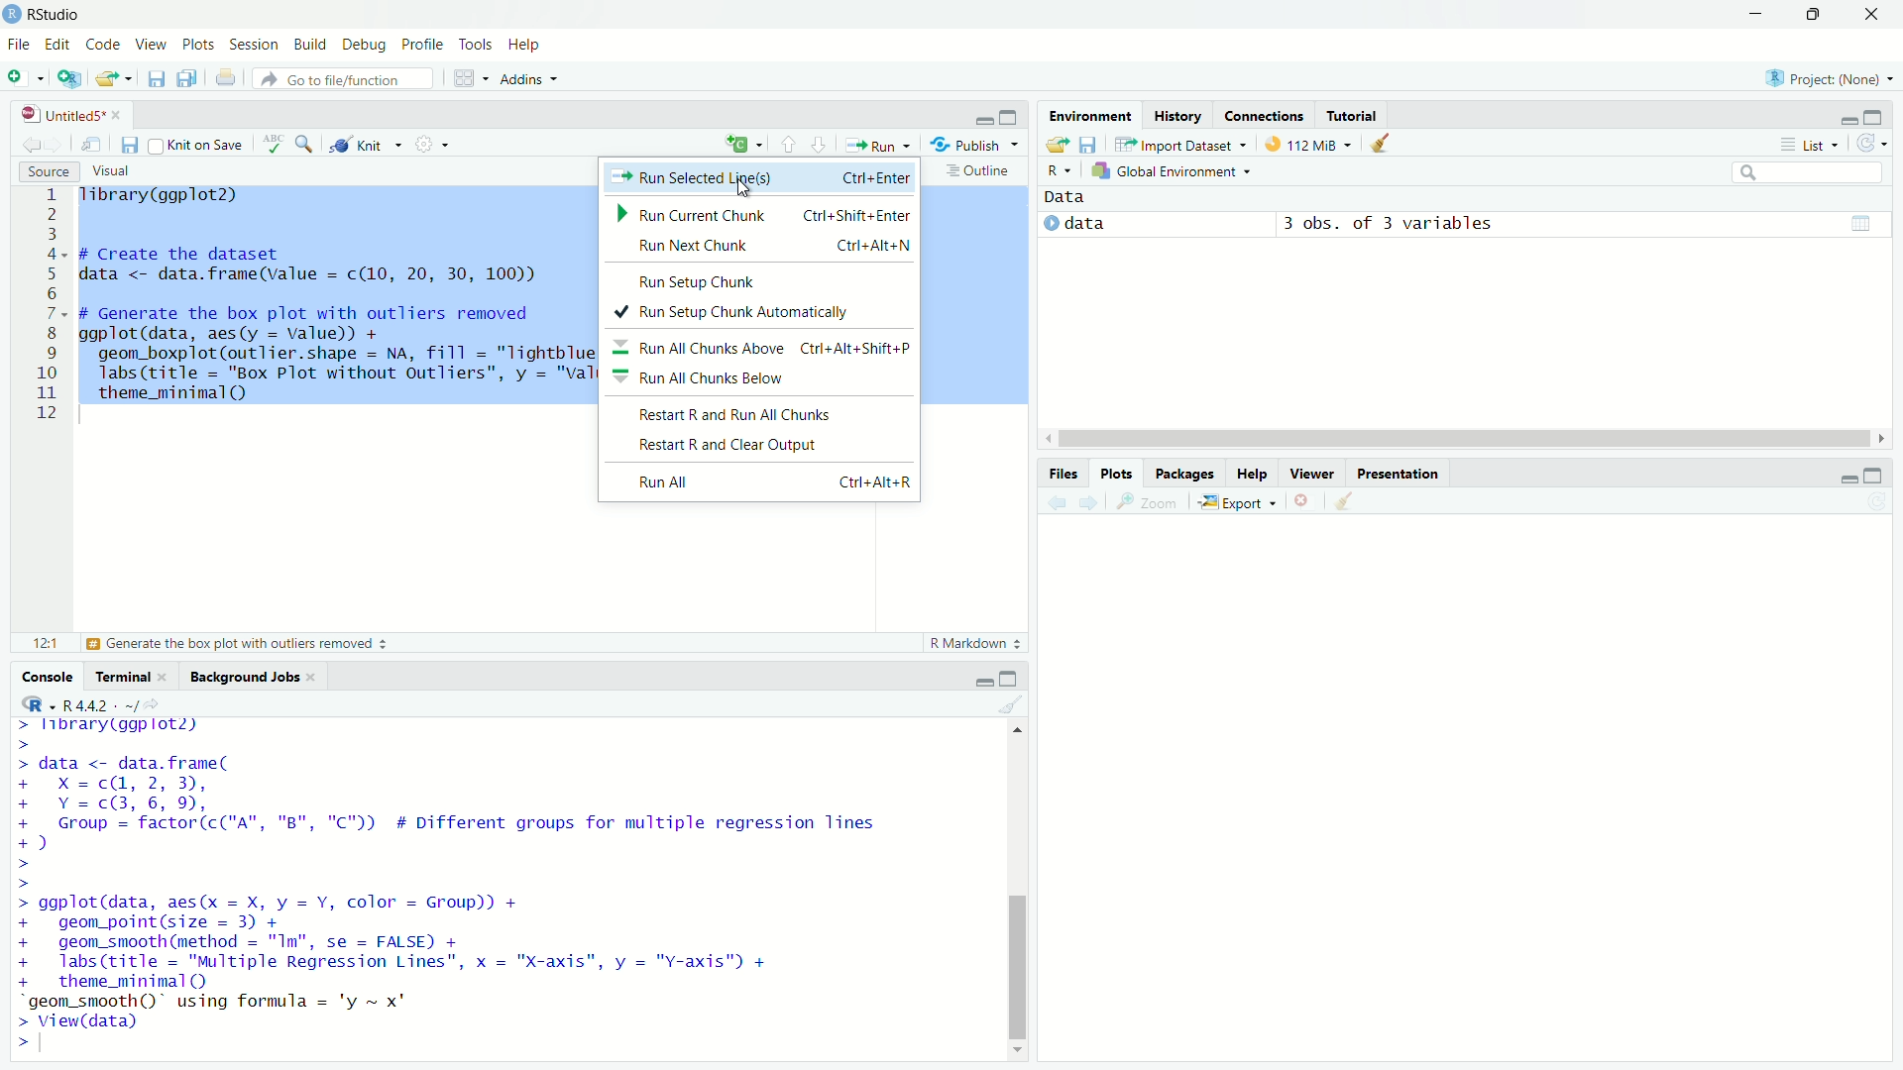 This screenshot has height=1070, width=1903. I want to click on Run All Ctri+Alt+R, so click(760, 483).